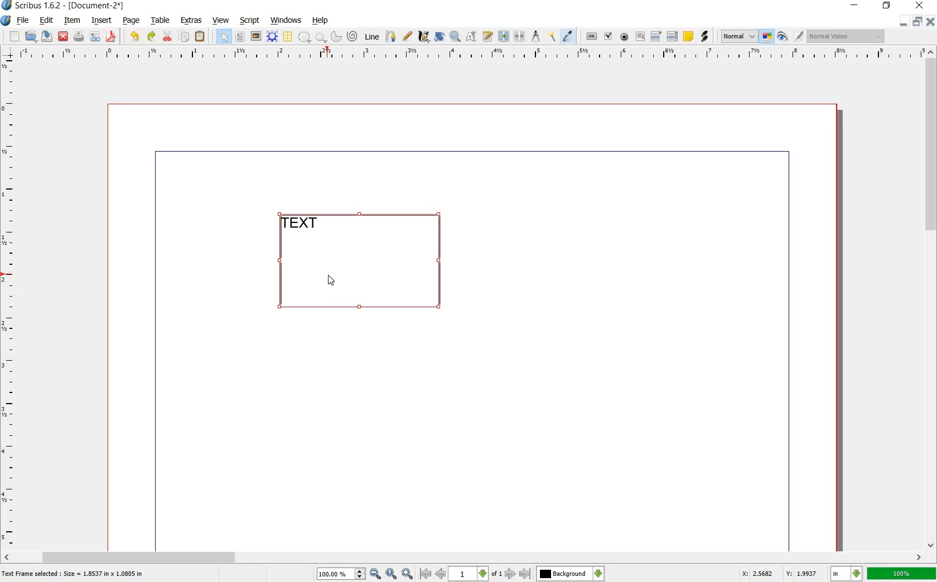  What do you see at coordinates (440, 37) in the screenshot?
I see `rotate item` at bounding box center [440, 37].